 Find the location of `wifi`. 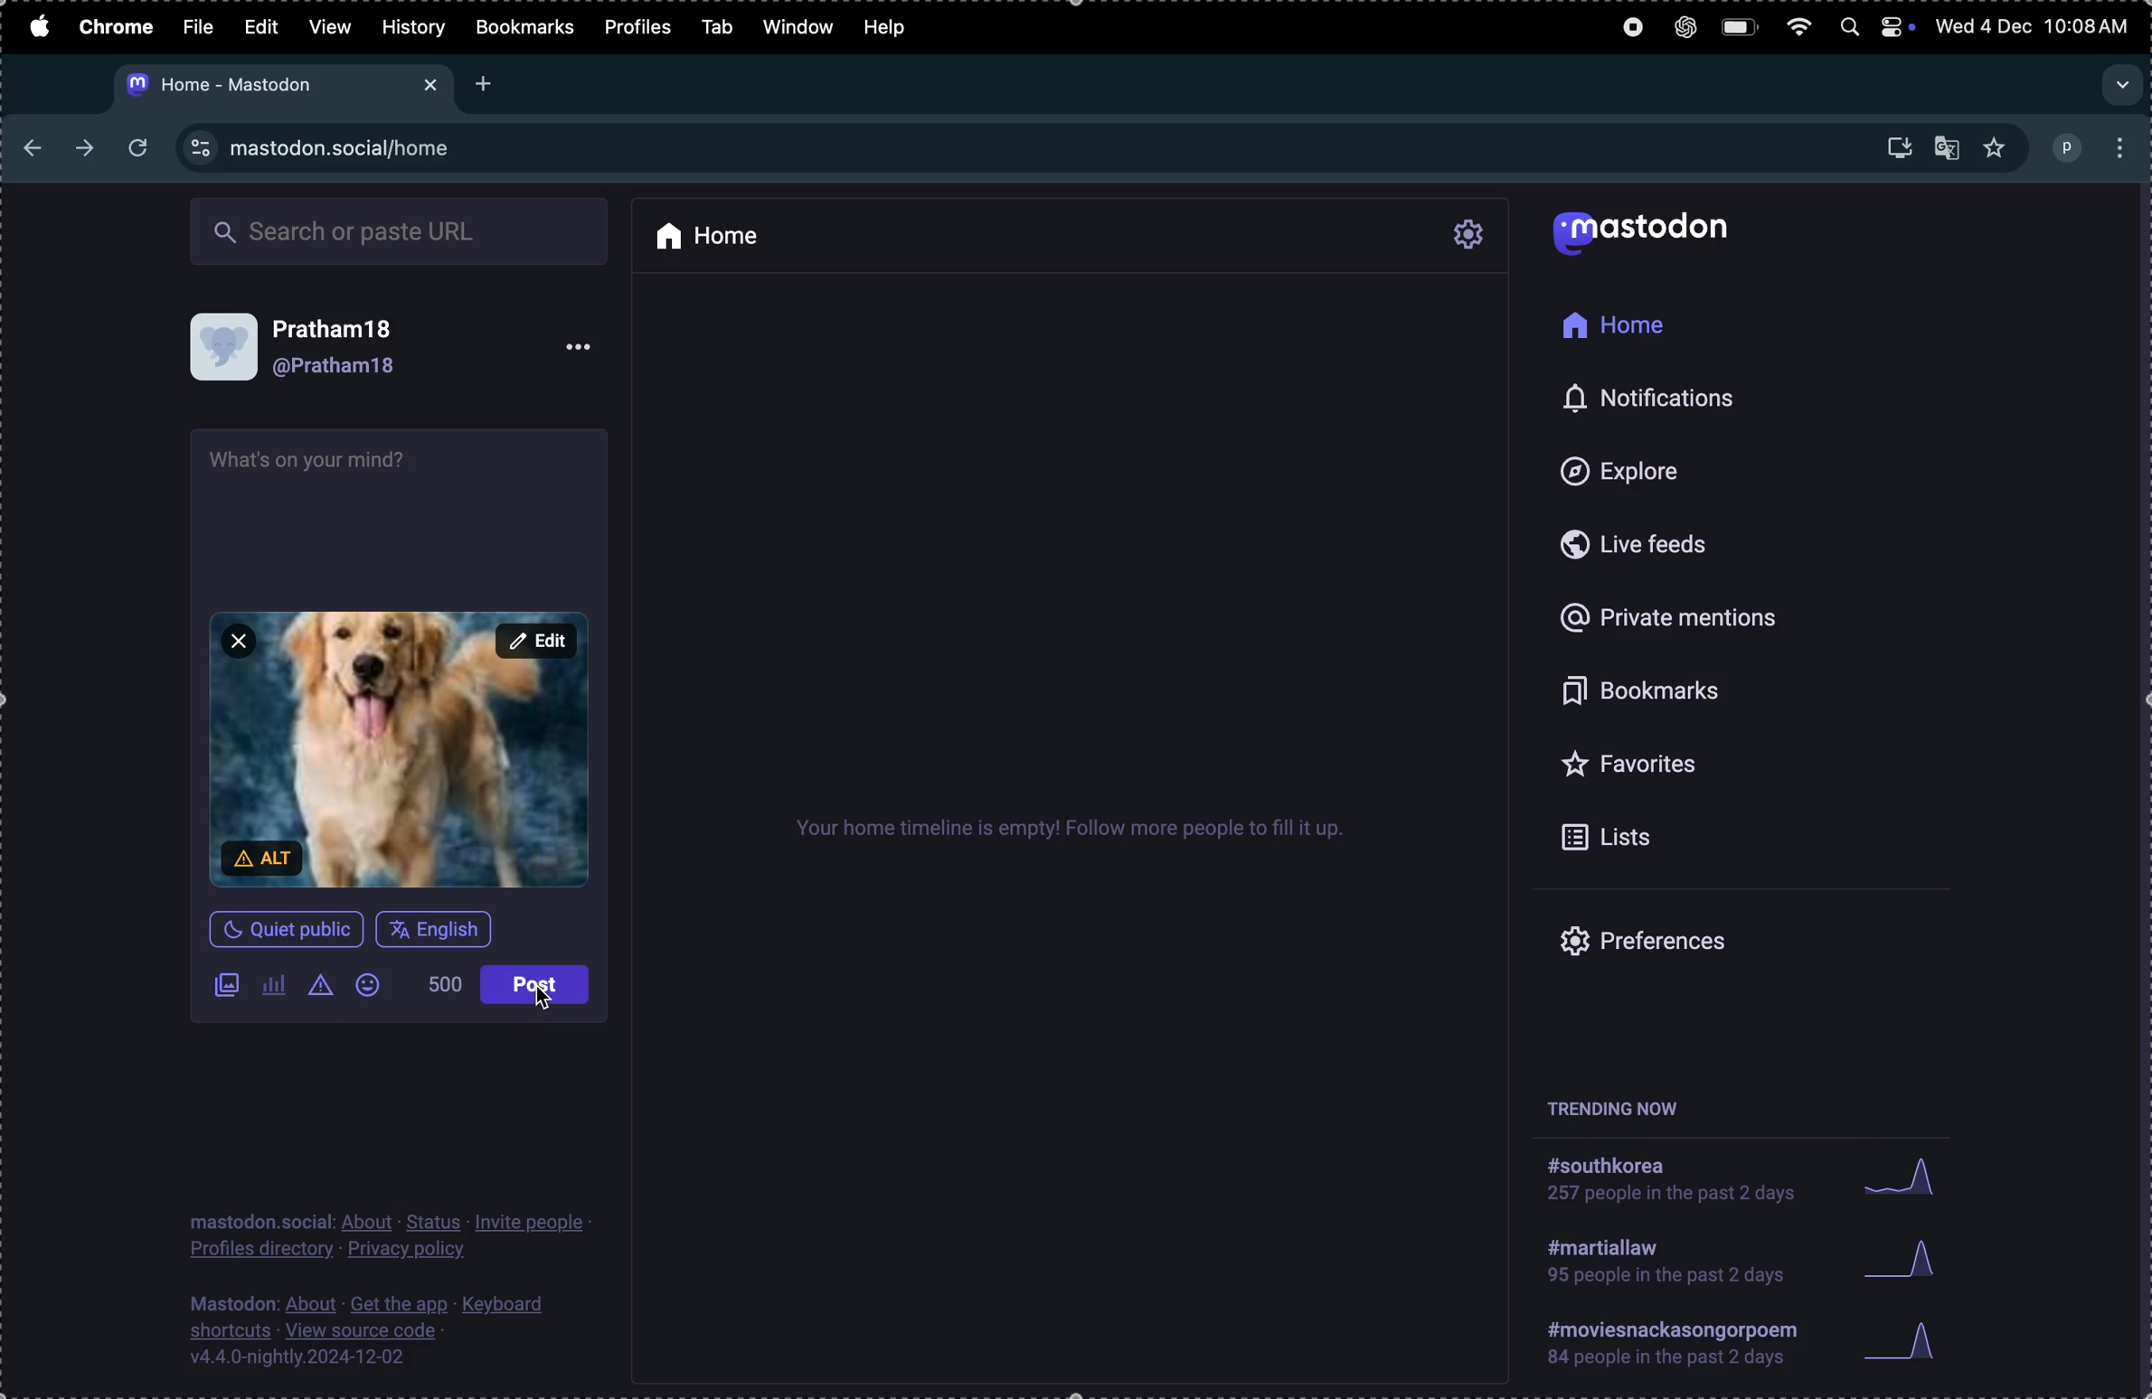

wifi is located at coordinates (1796, 26).